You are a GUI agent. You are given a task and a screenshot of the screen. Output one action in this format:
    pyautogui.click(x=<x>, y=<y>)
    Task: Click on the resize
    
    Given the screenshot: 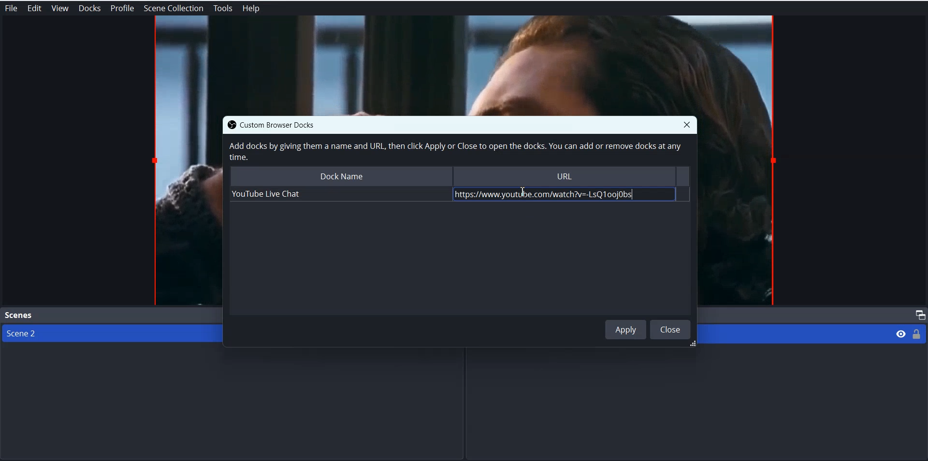 What is the action you would take?
    pyautogui.click(x=691, y=345)
    